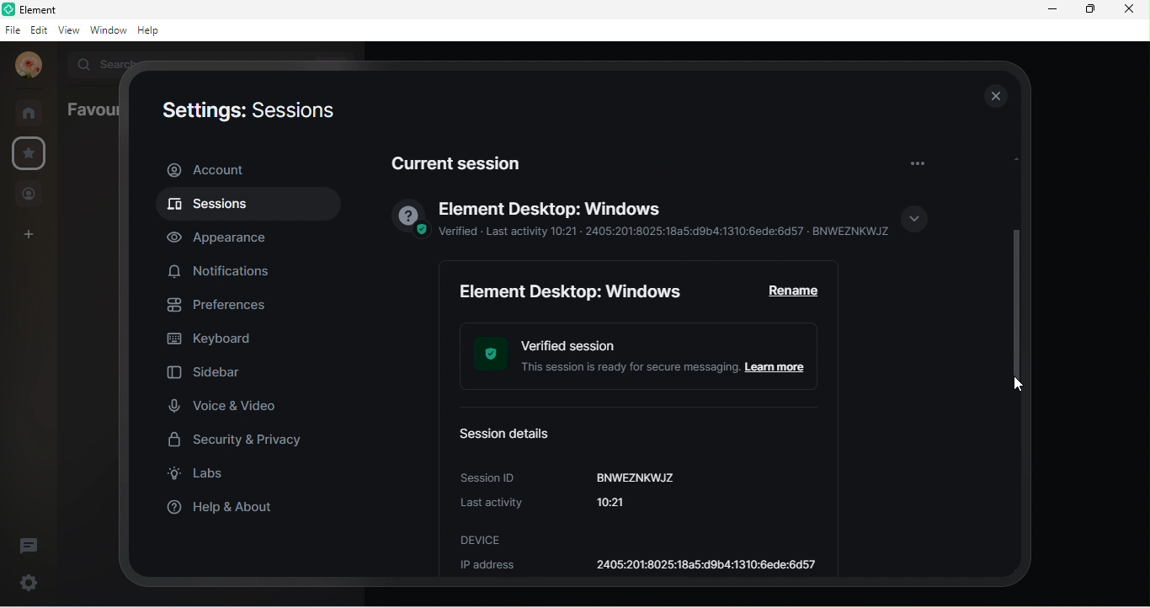  What do you see at coordinates (64, 9) in the screenshot?
I see `element b room` at bounding box center [64, 9].